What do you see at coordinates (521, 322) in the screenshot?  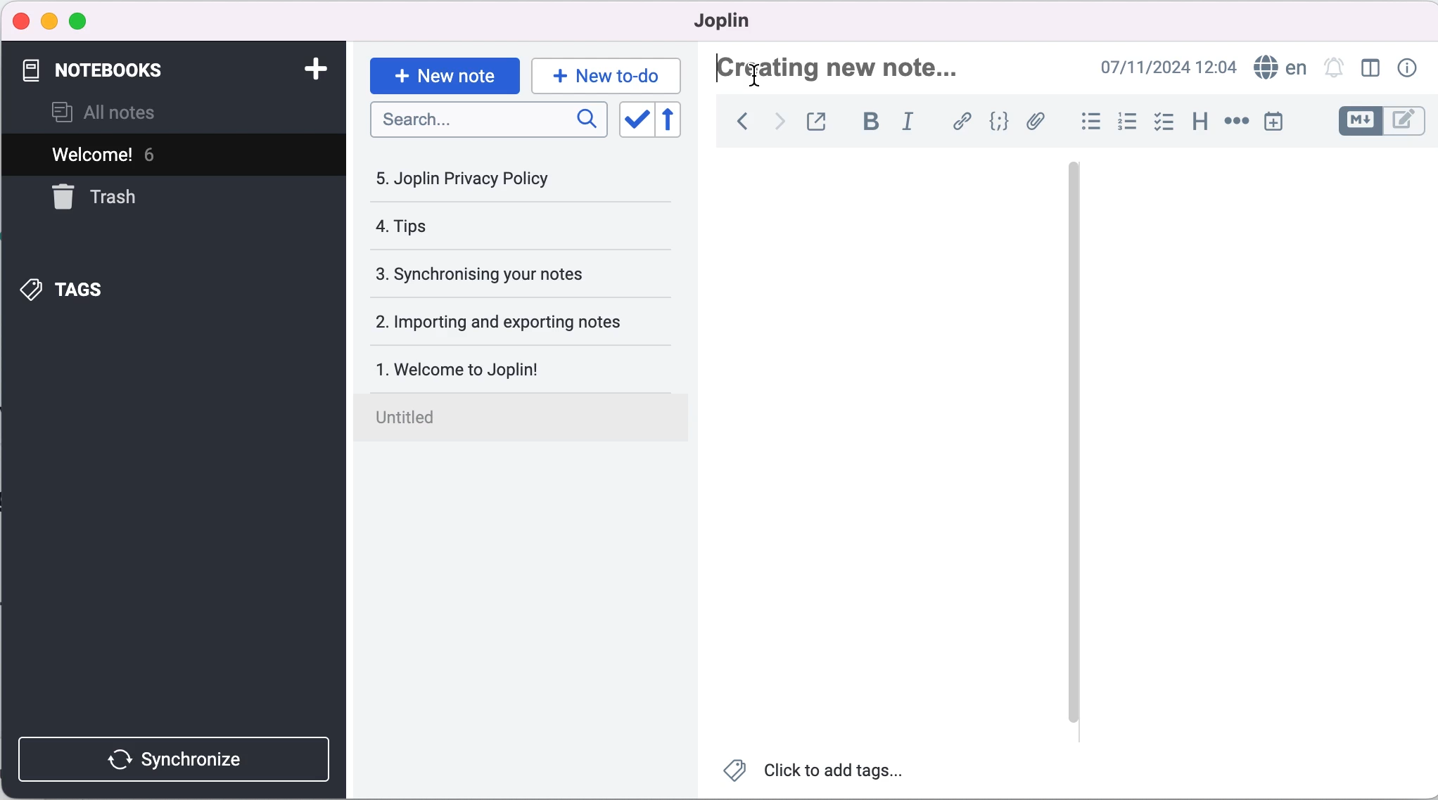 I see `importing and exporting notes` at bounding box center [521, 322].